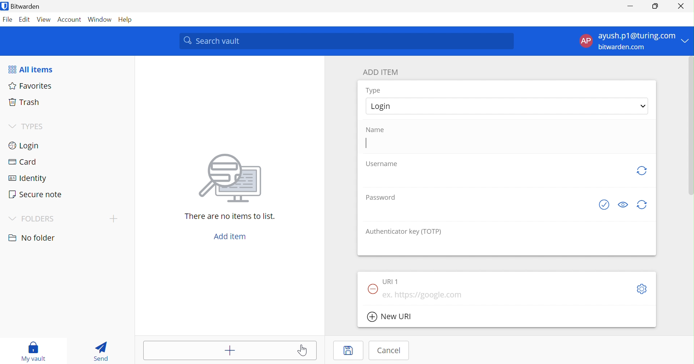 Image resolution: width=694 pixels, height=364 pixels. What do you see at coordinates (230, 217) in the screenshot?
I see `There are no items to list.` at bounding box center [230, 217].